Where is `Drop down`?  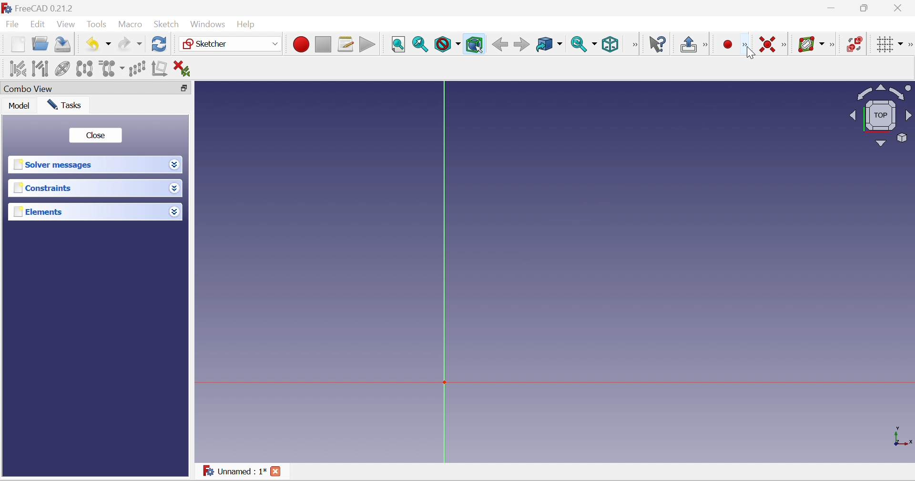 Drop down is located at coordinates (174, 164).